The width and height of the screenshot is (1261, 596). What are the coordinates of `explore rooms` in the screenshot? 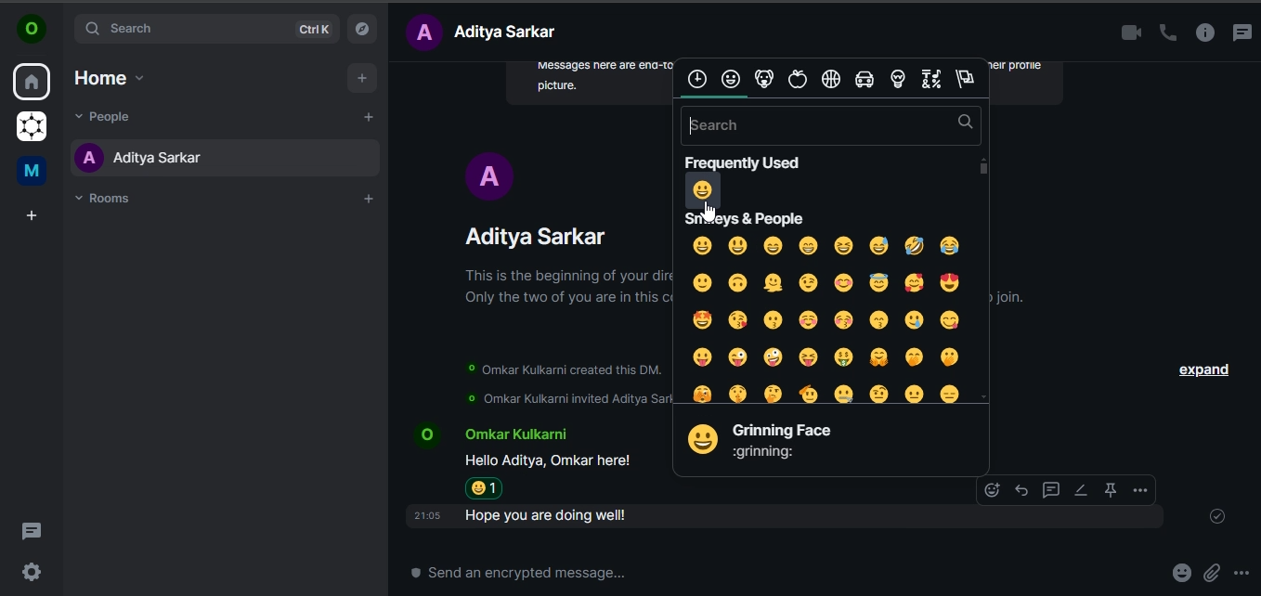 It's located at (362, 28).